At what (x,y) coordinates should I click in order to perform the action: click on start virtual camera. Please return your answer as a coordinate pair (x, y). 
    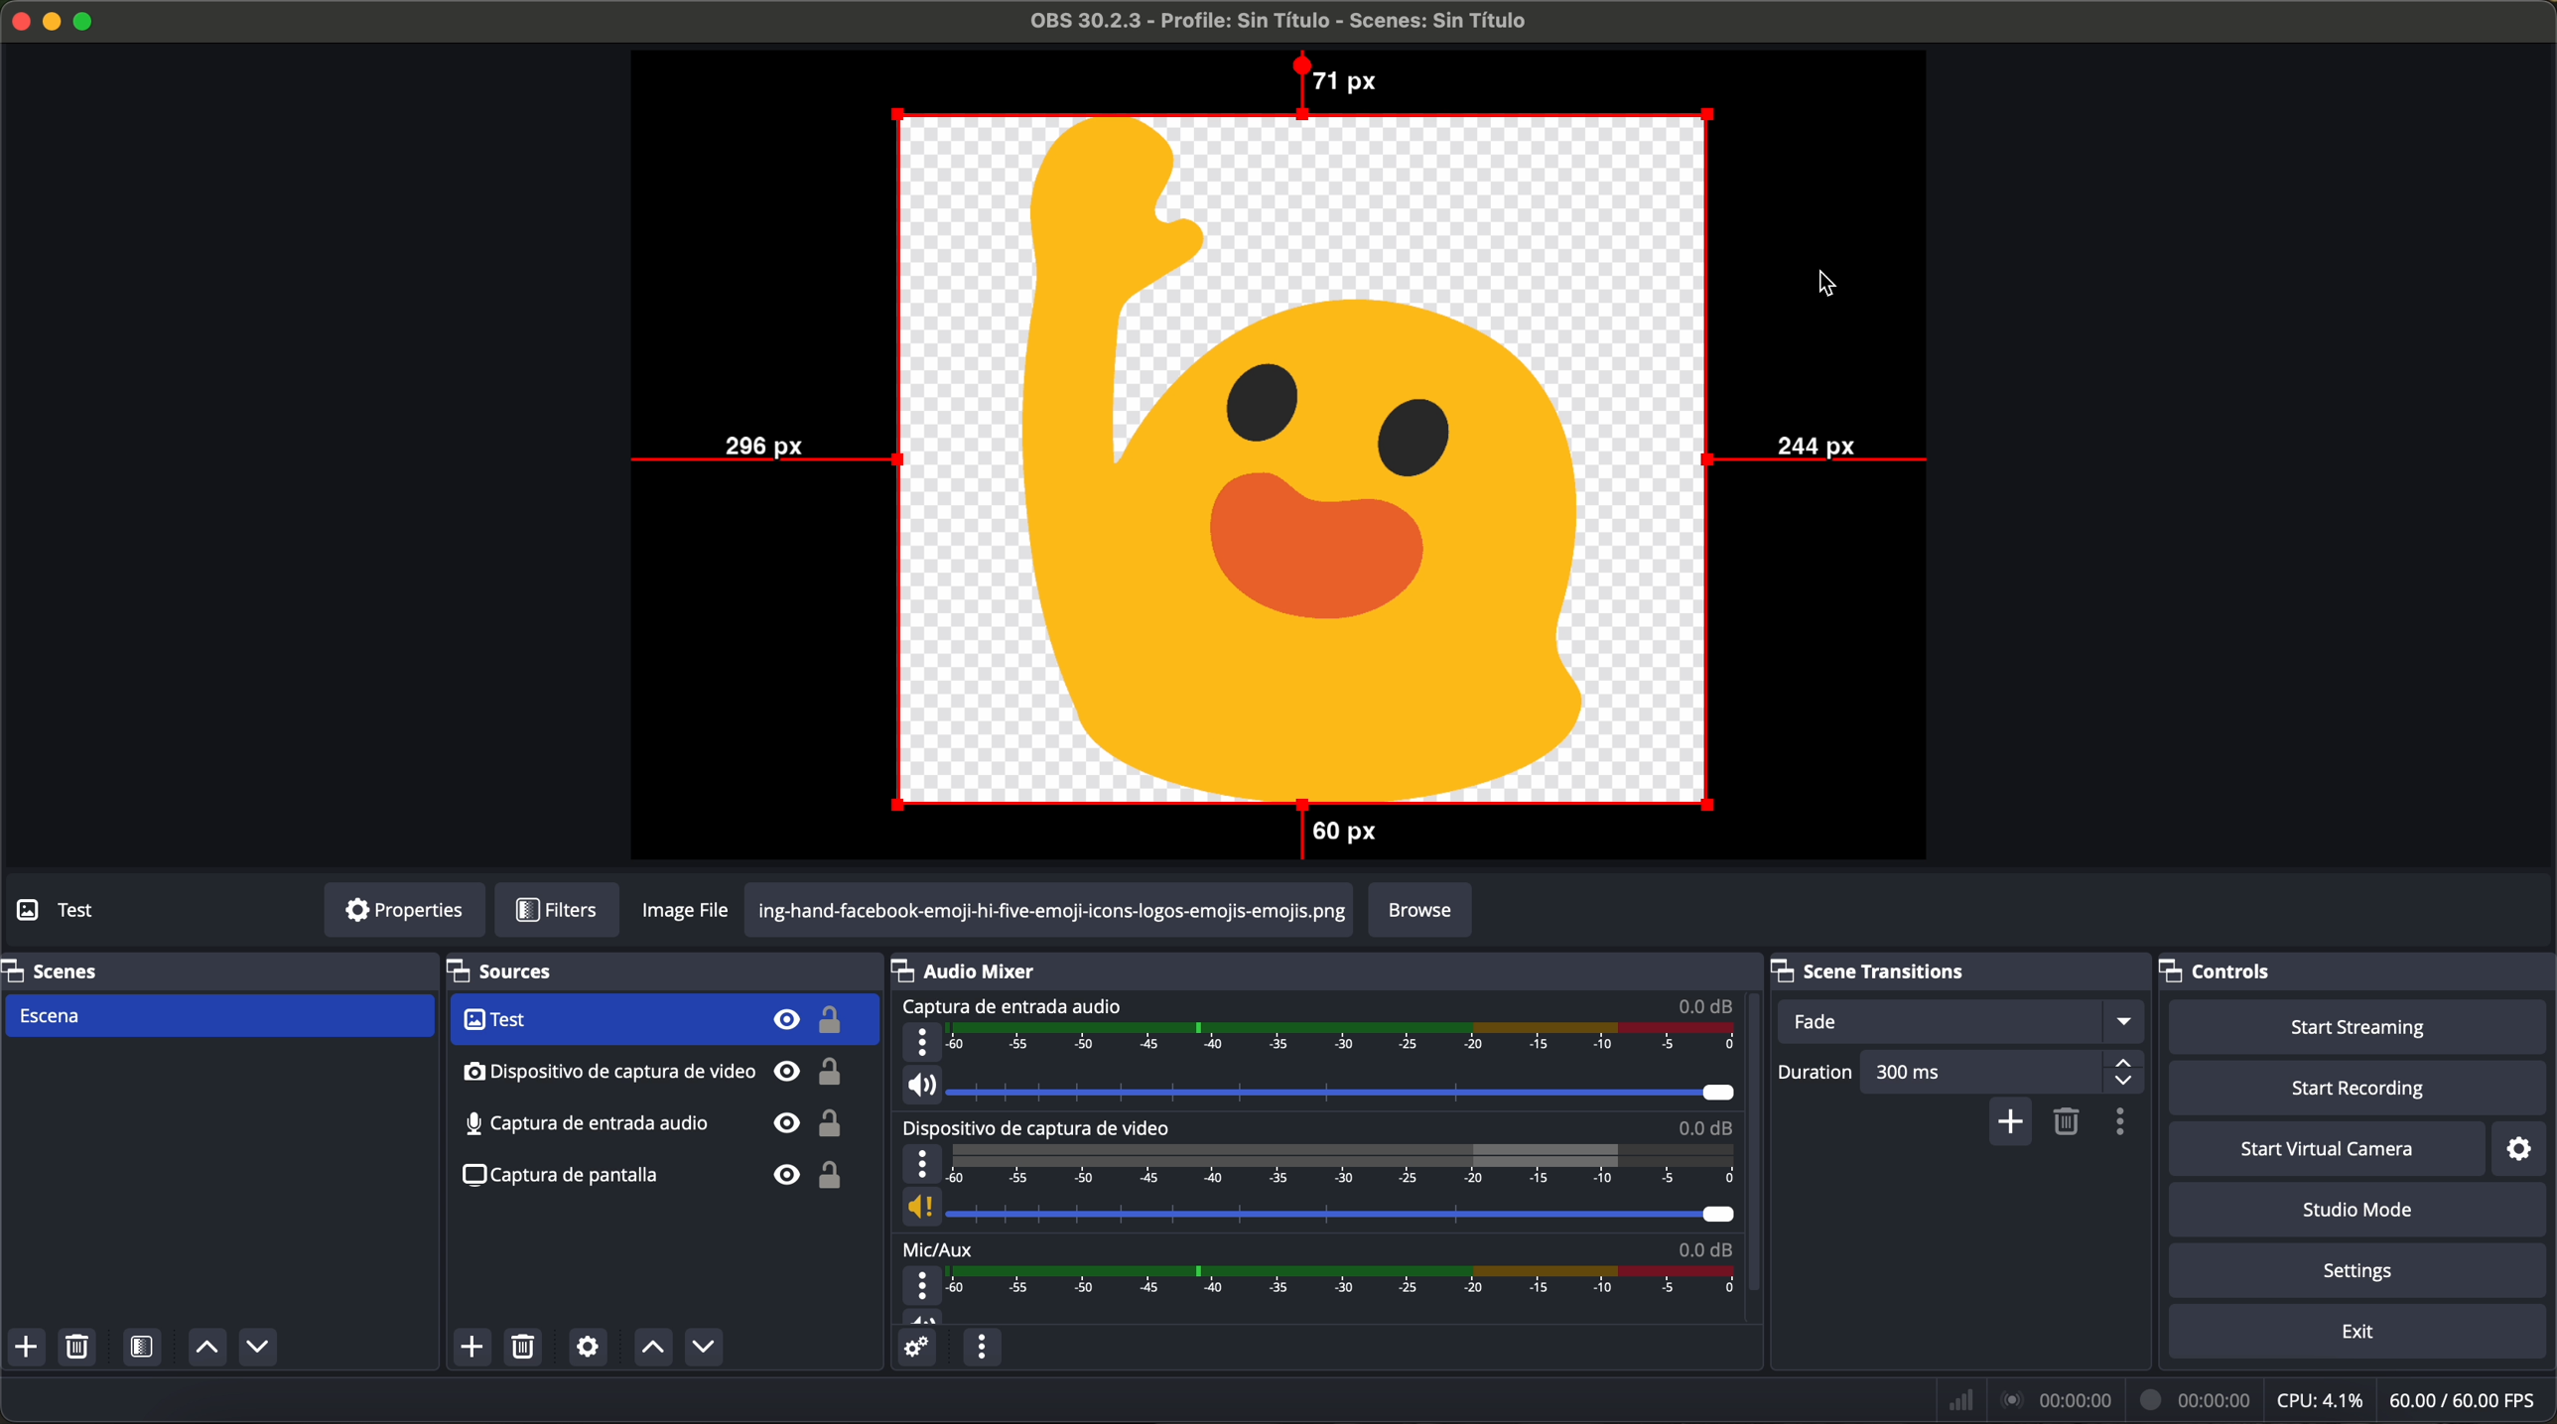
    Looking at the image, I should click on (2327, 1148).